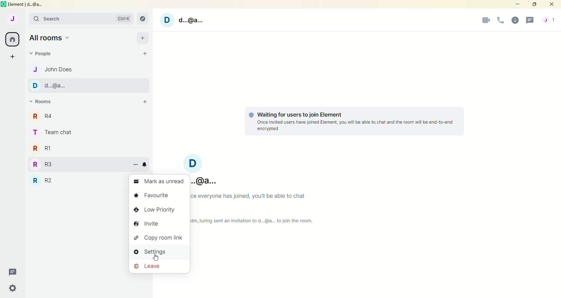 This screenshot has width=561, height=298. Describe the element at coordinates (159, 251) in the screenshot. I see `settings` at that location.